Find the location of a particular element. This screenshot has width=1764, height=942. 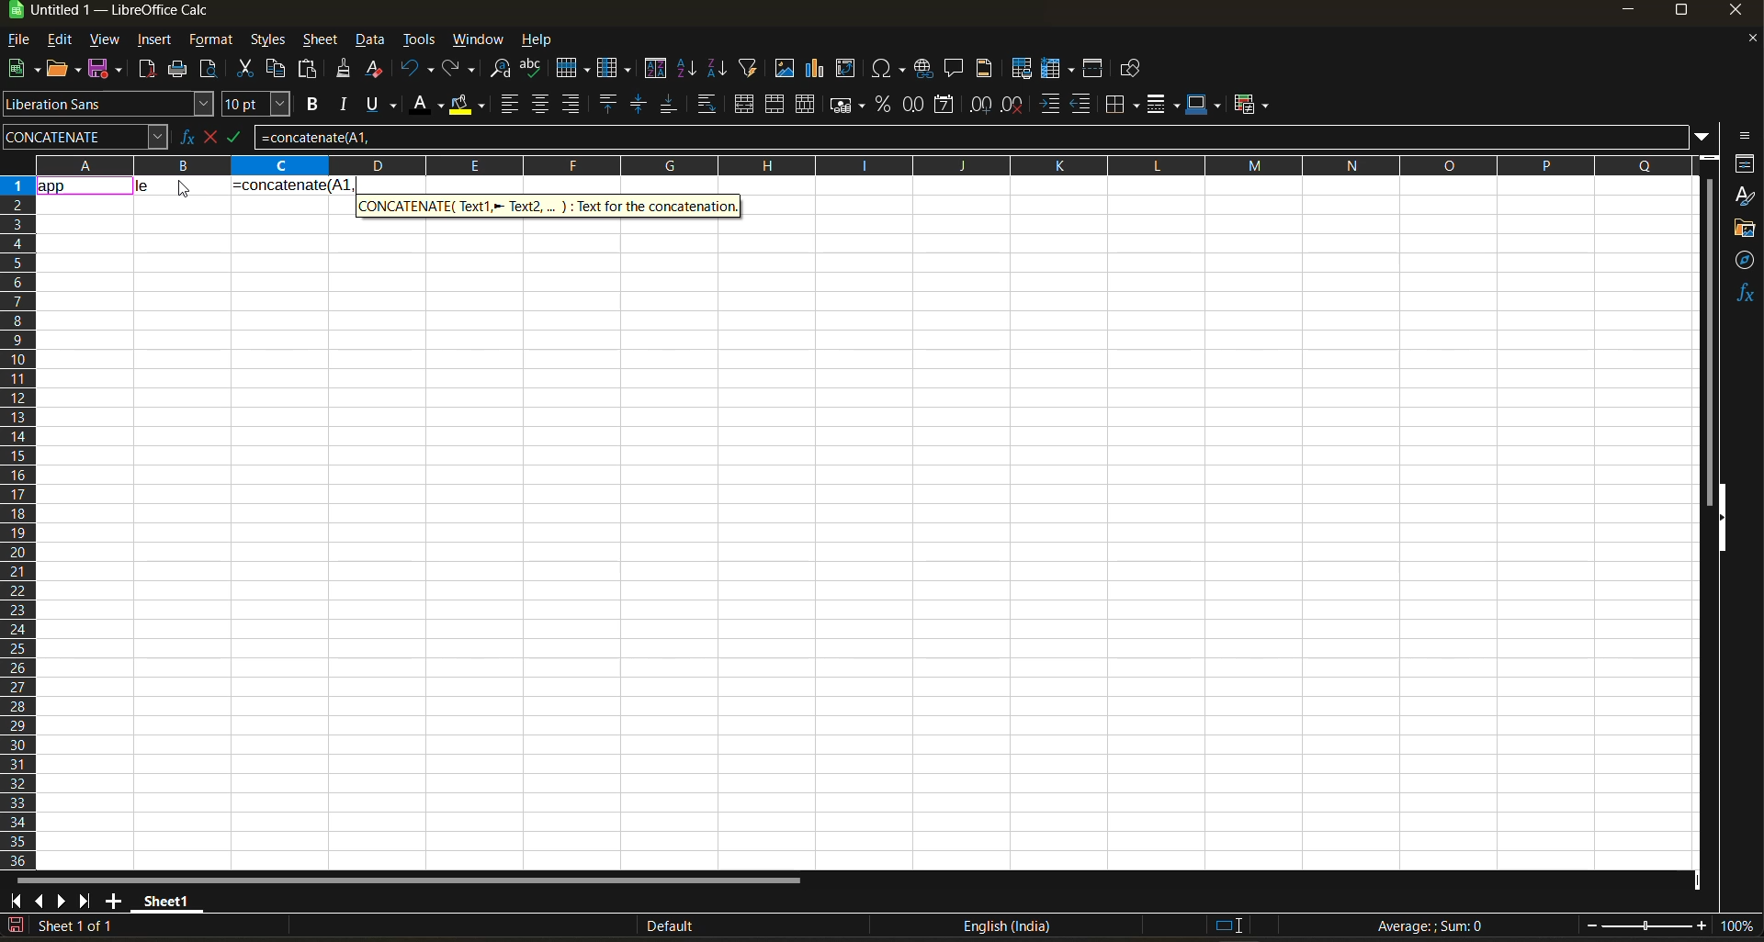

add sheet is located at coordinates (113, 901).